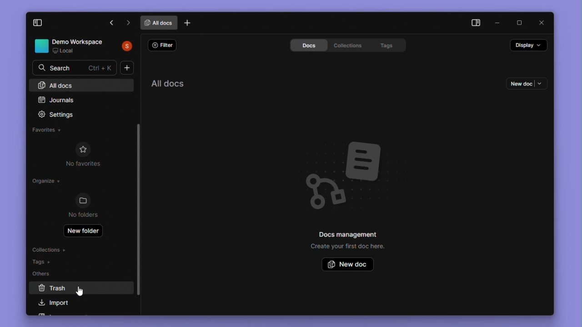 The image size is (582, 327). Describe the element at coordinates (306, 46) in the screenshot. I see `Docs` at that location.